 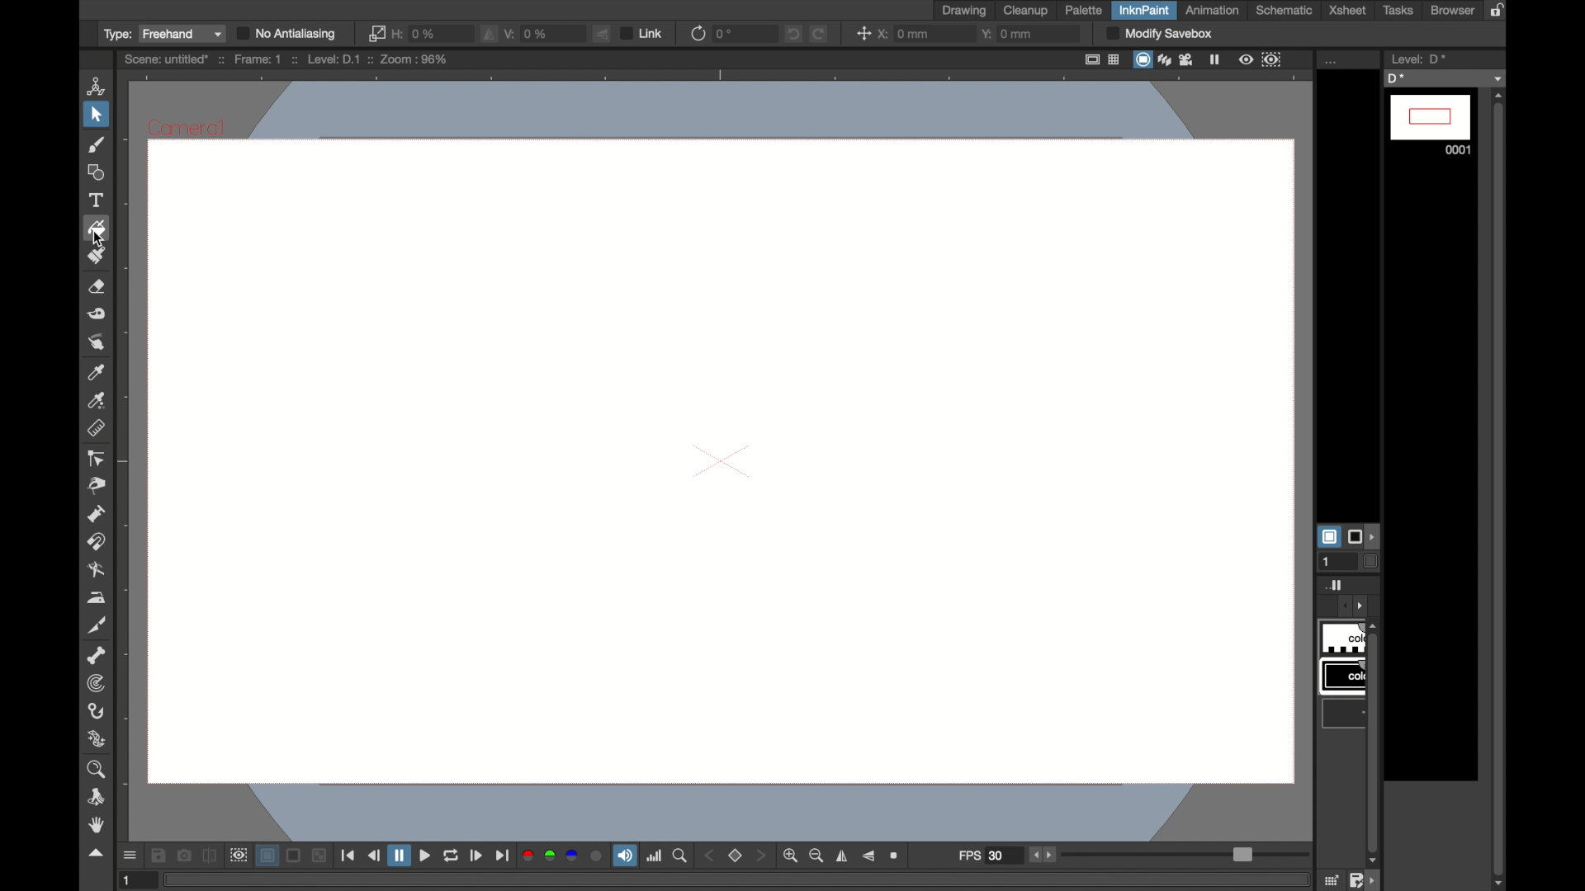 I want to click on cleanup, so click(x=1026, y=10).